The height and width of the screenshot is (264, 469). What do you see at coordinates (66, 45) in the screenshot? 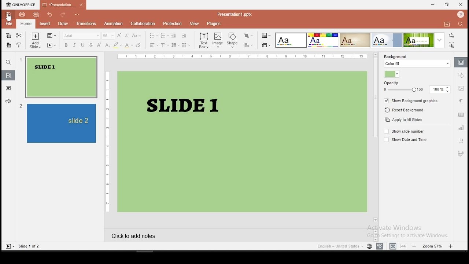
I see `bold` at bounding box center [66, 45].